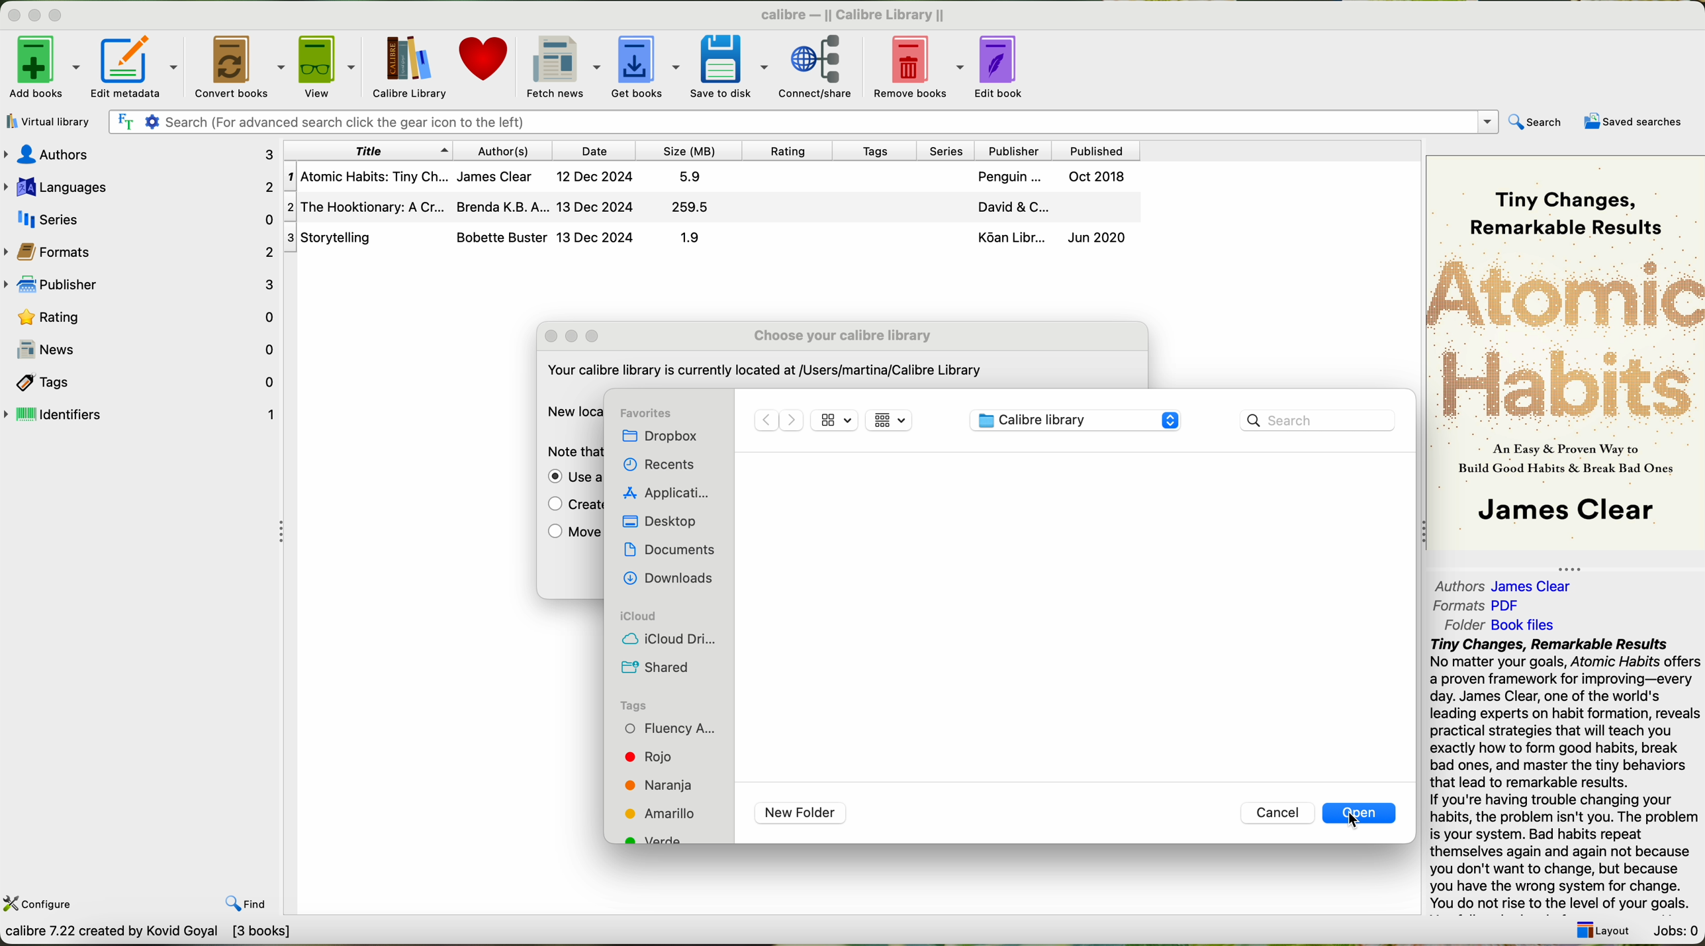 This screenshot has width=1705, height=946. I want to click on cursor, so click(1358, 823).